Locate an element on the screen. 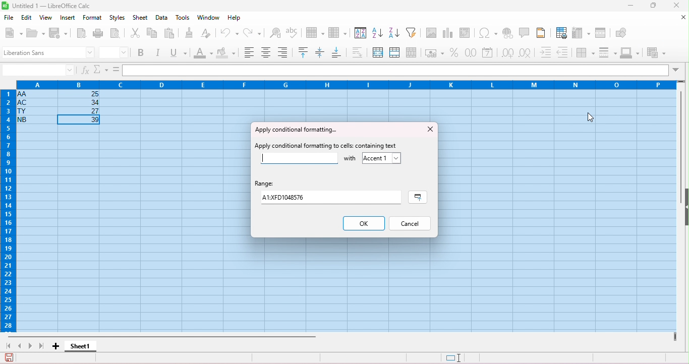  ok is located at coordinates (364, 223).